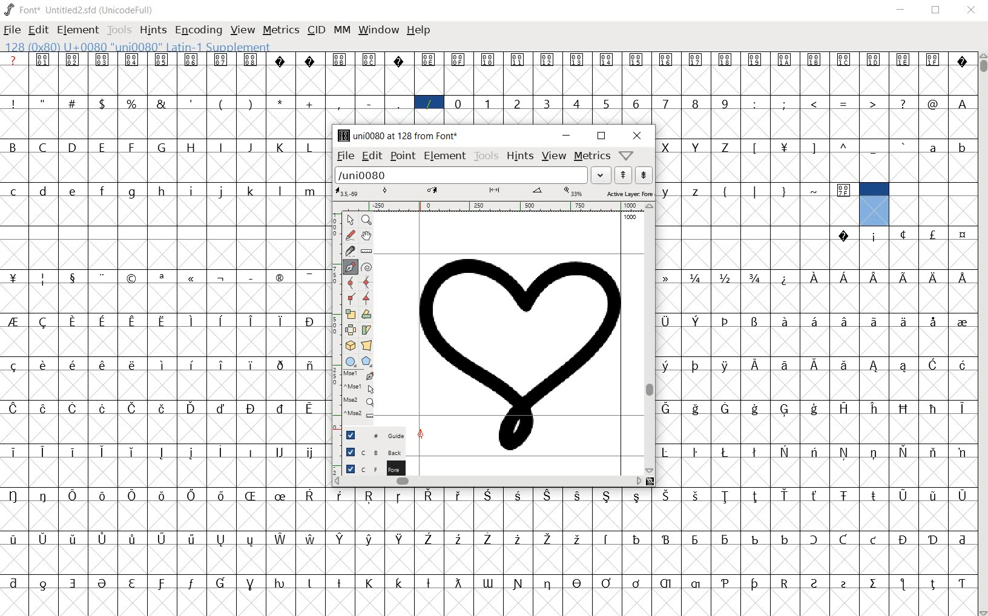 Image resolution: width=988 pixels, height=616 pixels. I want to click on glyph, so click(933, 497).